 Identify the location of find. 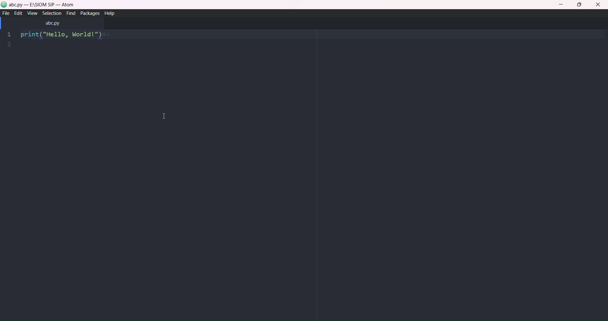
(71, 14).